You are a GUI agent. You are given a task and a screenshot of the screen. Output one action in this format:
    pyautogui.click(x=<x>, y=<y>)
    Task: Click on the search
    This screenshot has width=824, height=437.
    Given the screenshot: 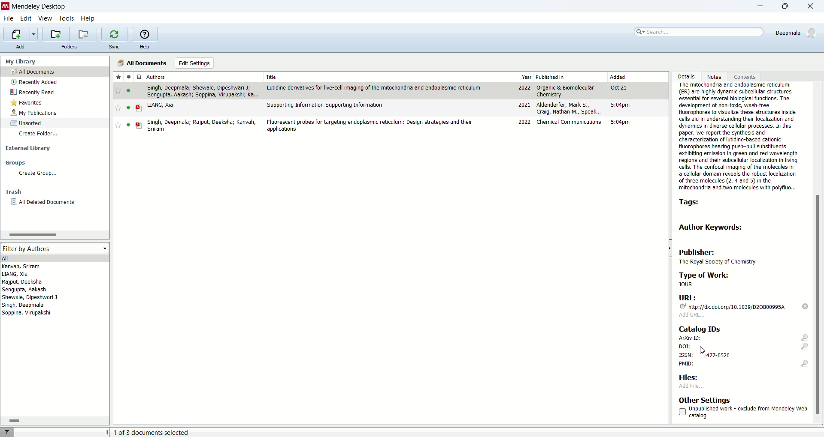 What is the action you would take?
    pyautogui.click(x=697, y=32)
    